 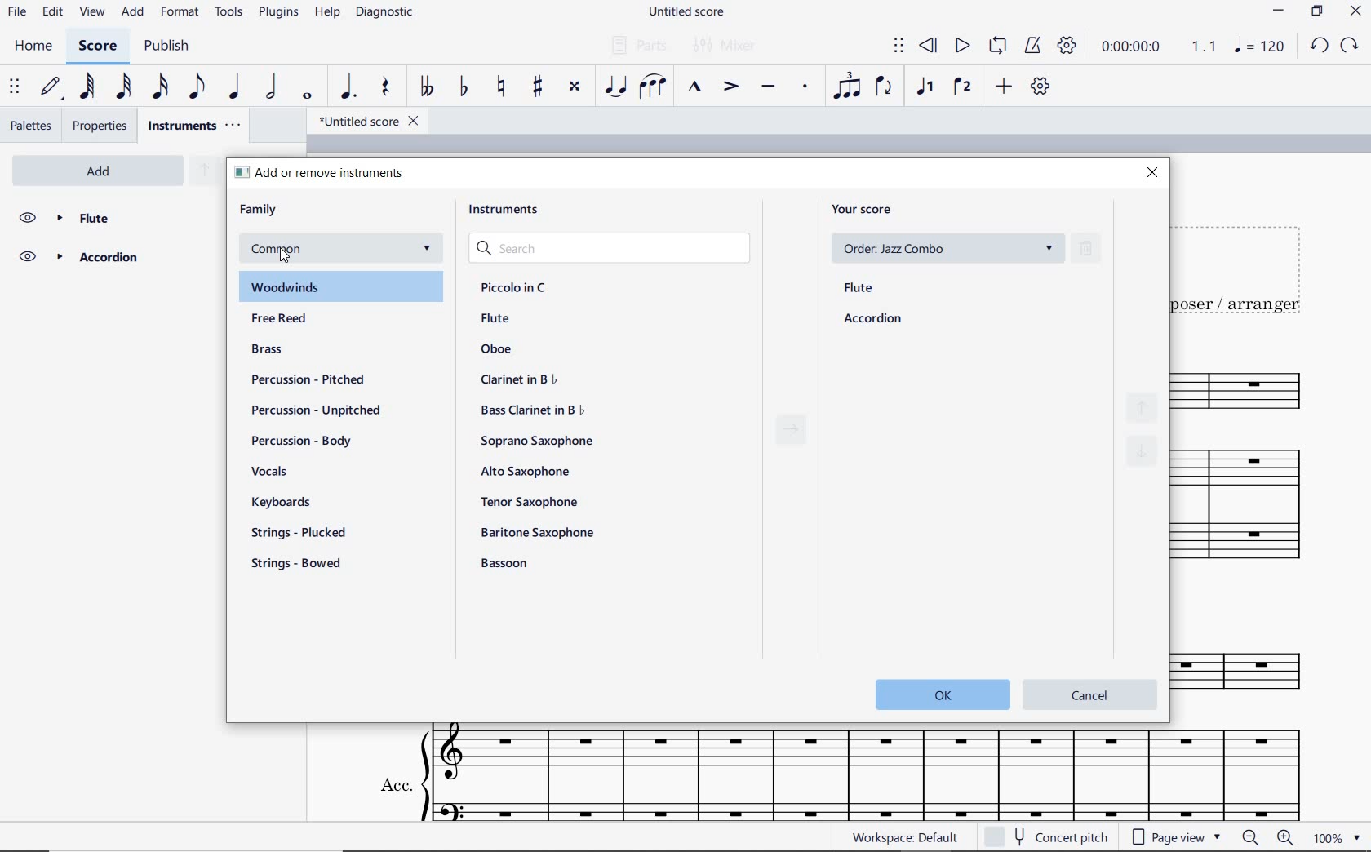 I want to click on flip direction, so click(x=885, y=87).